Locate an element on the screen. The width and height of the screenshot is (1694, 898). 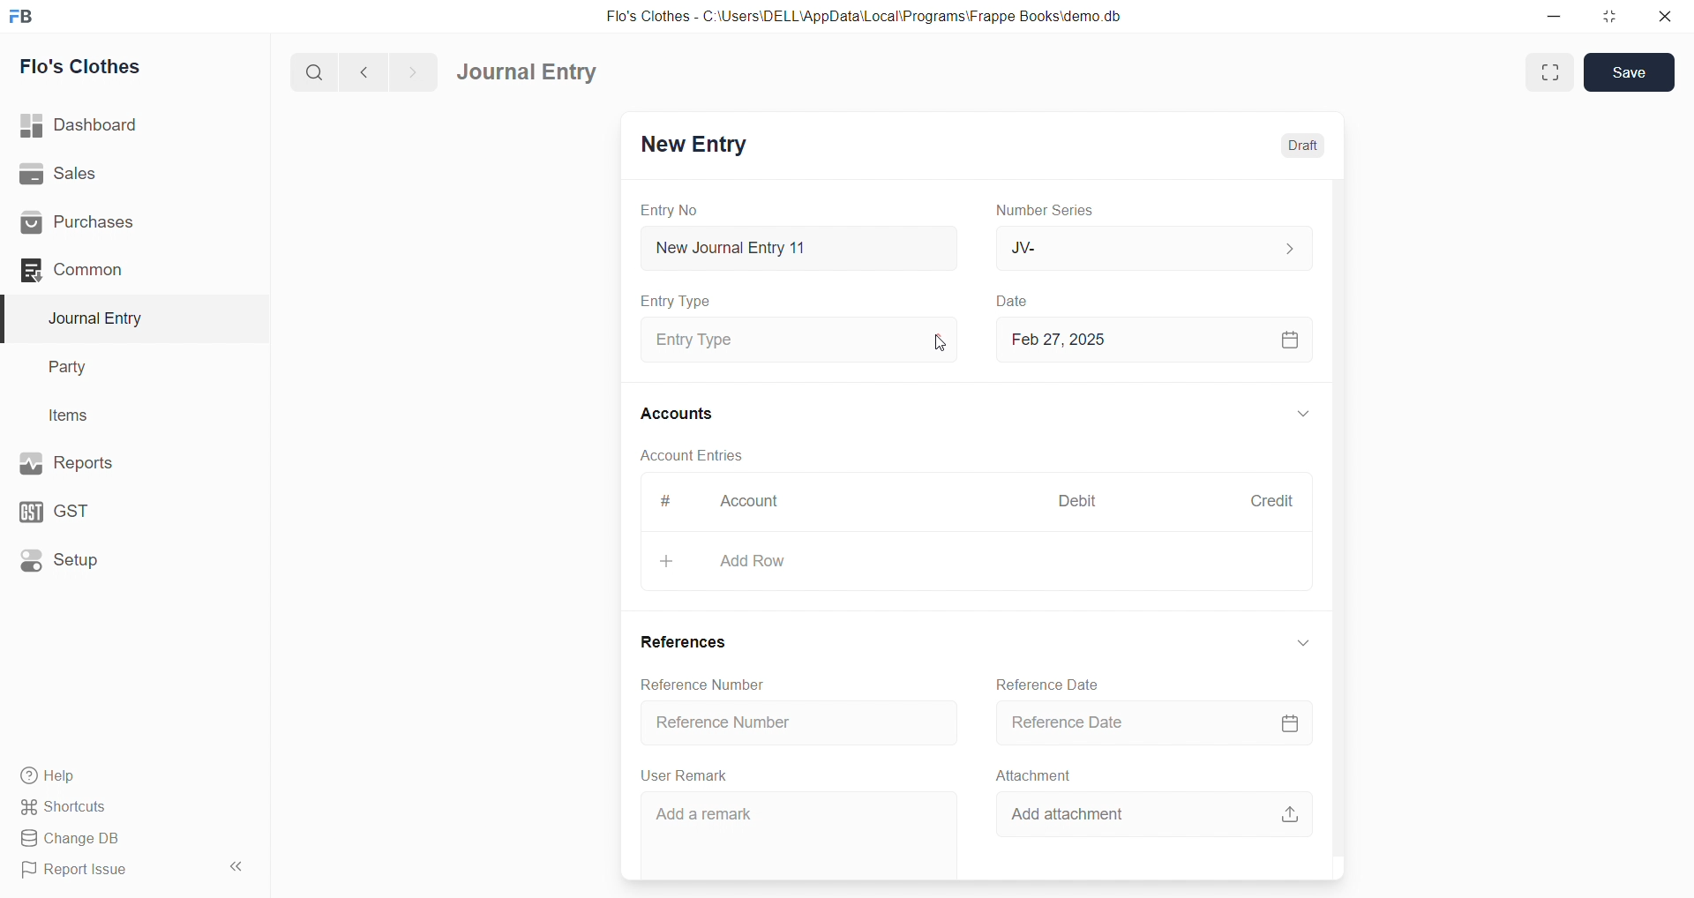
minimize is located at coordinates (1551, 15).